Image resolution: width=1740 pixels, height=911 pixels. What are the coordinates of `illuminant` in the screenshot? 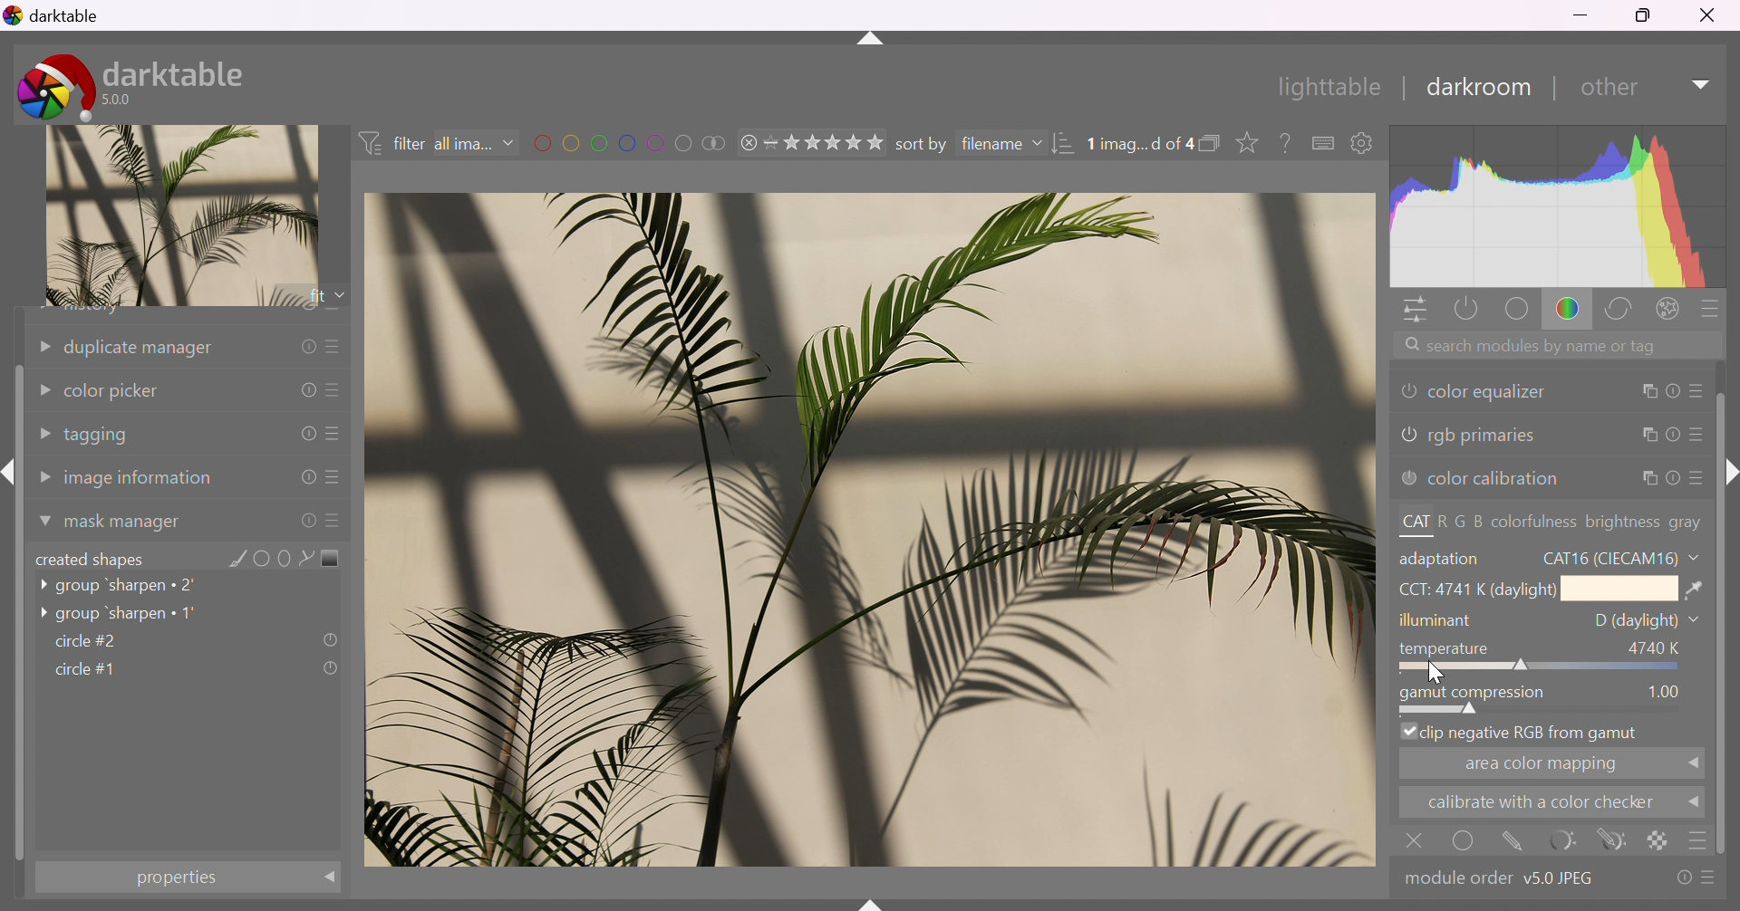 It's located at (1549, 621).